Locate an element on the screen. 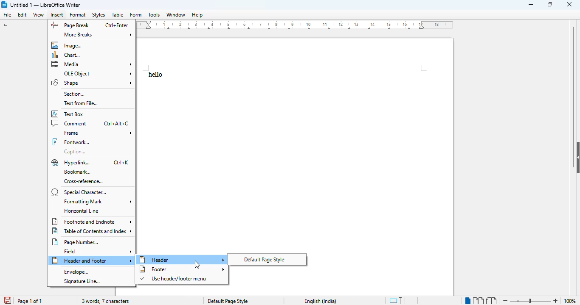 The image size is (580, 305). format is located at coordinates (78, 15).